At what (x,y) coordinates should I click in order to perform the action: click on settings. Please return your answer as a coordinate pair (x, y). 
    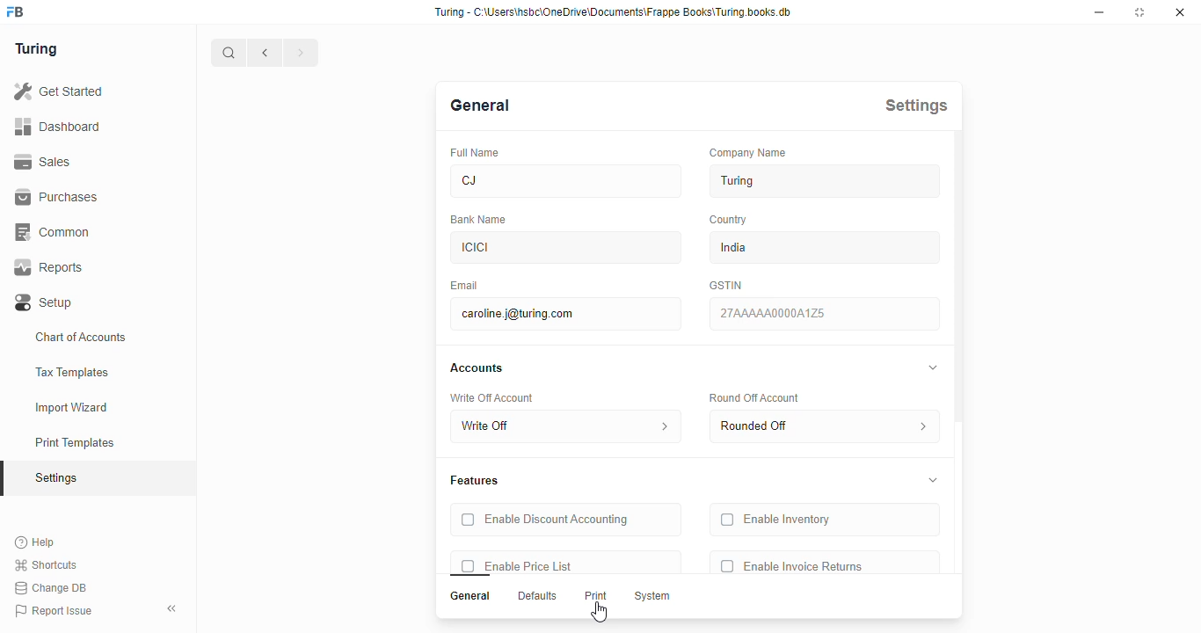
    Looking at the image, I should click on (58, 479).